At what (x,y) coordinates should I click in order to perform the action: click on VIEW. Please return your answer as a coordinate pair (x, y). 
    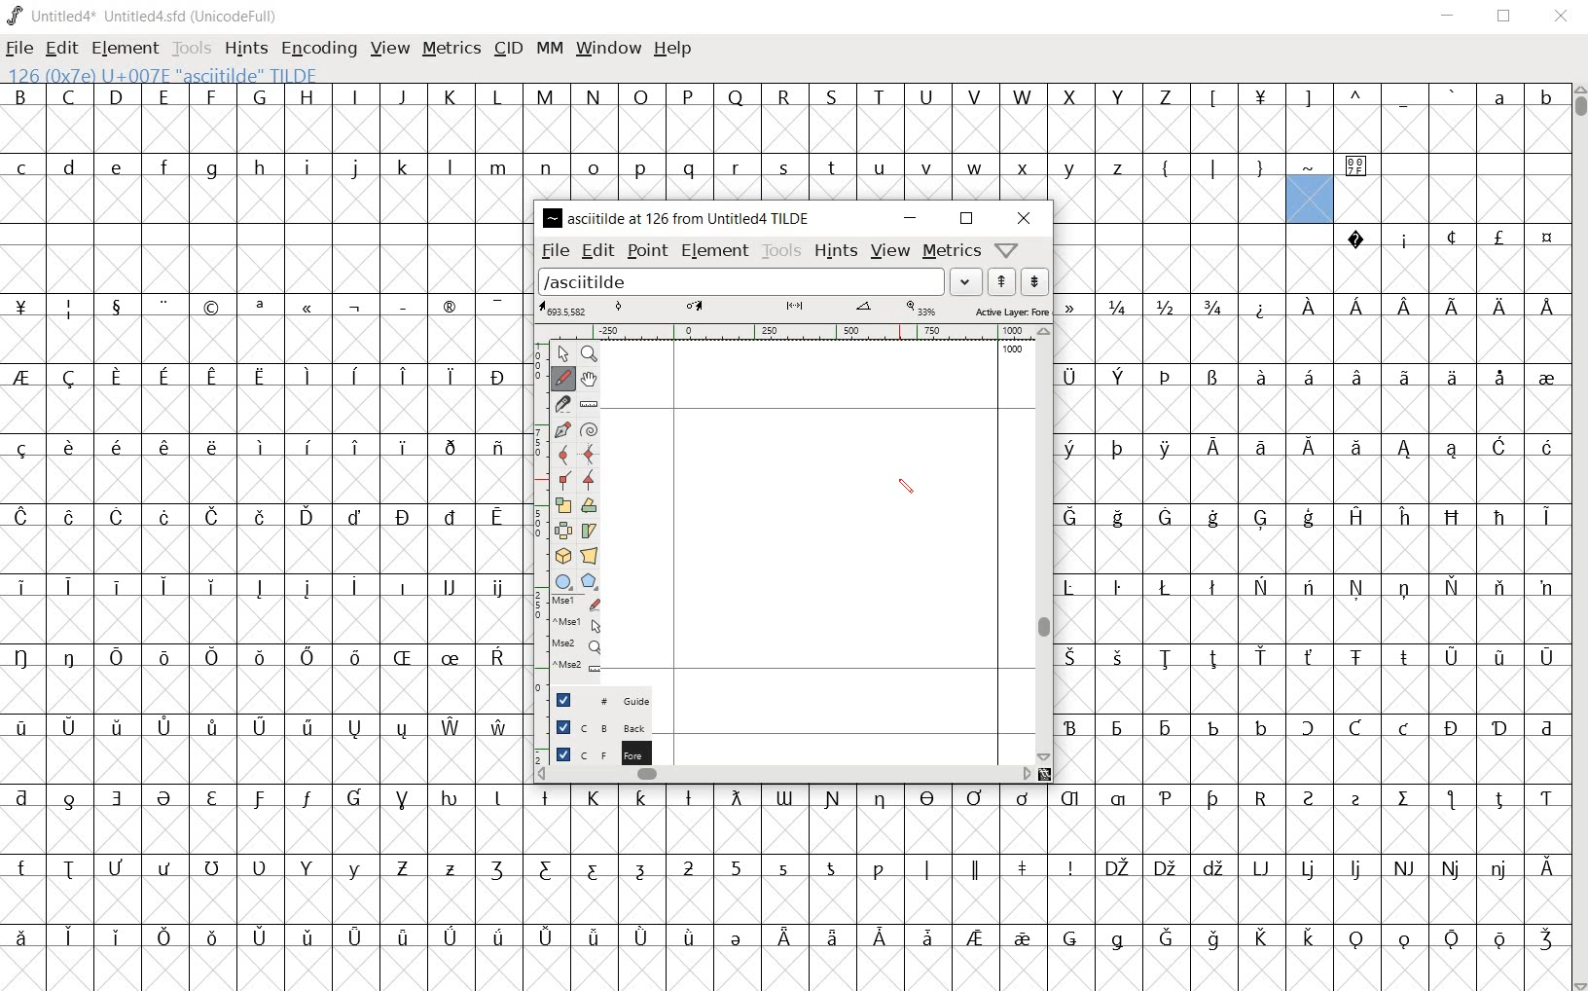
    Looking at the image, I should click on (387, 48).